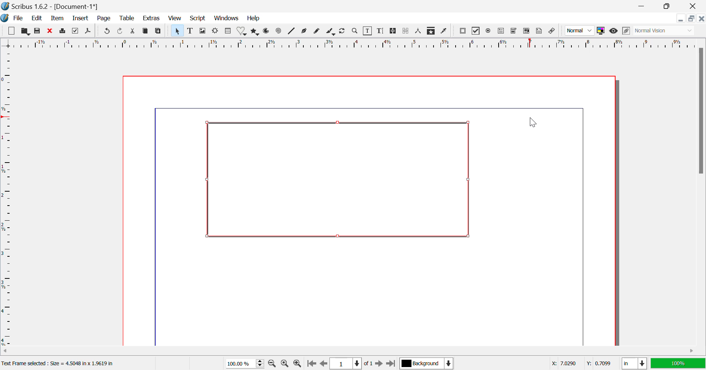  What do you see at coordinates (677, 363) in the screenshot?
I see `100%` at bounding box center [677, 363].